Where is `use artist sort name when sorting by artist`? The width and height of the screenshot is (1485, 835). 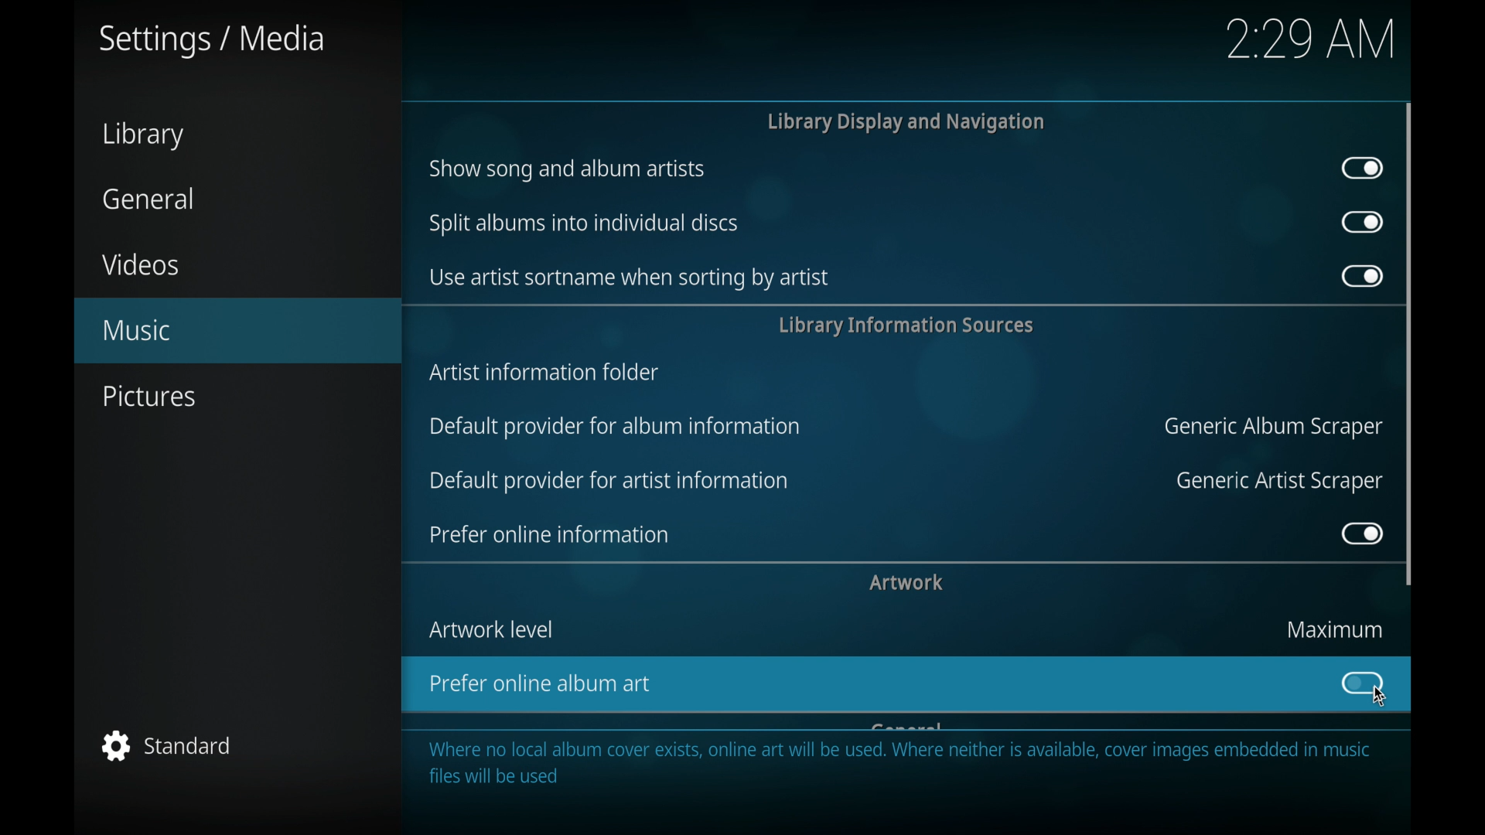 use artist sort name when sorting by artist is located at coordinates (626, 278).